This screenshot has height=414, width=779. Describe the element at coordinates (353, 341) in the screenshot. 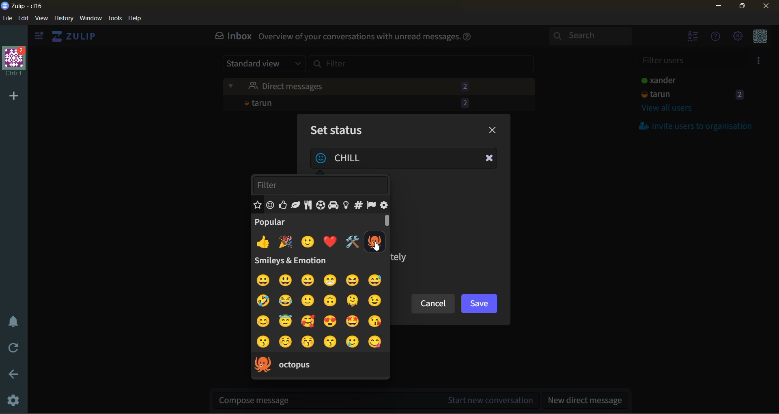

I see `emoji` at that location.